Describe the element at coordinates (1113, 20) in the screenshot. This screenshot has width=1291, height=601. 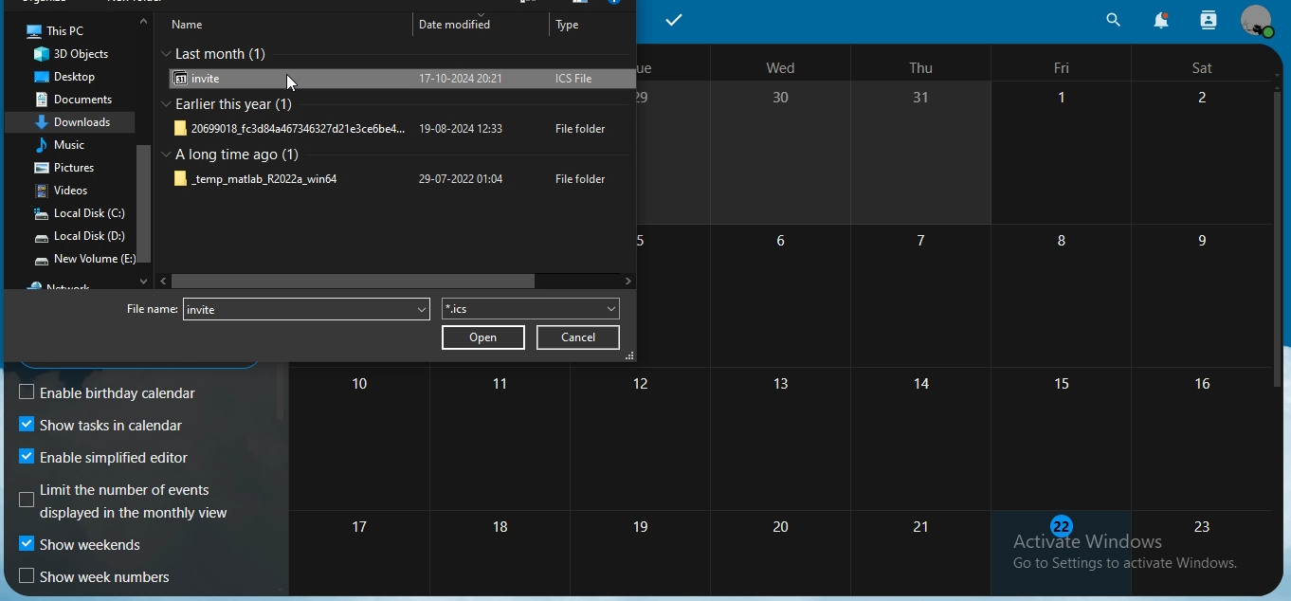
I see `search` at that location.